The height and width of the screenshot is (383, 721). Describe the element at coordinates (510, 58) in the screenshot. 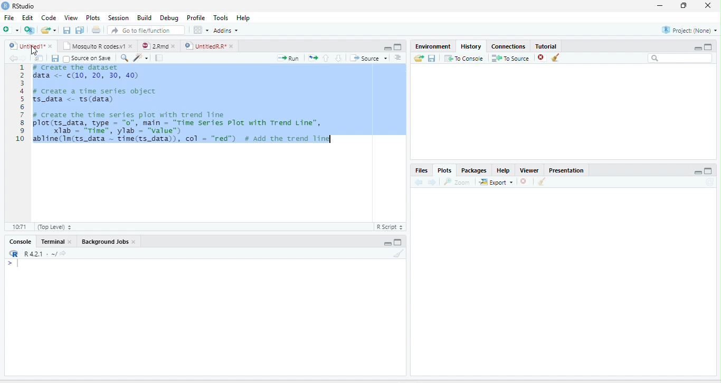

I see `To Source` at that location.